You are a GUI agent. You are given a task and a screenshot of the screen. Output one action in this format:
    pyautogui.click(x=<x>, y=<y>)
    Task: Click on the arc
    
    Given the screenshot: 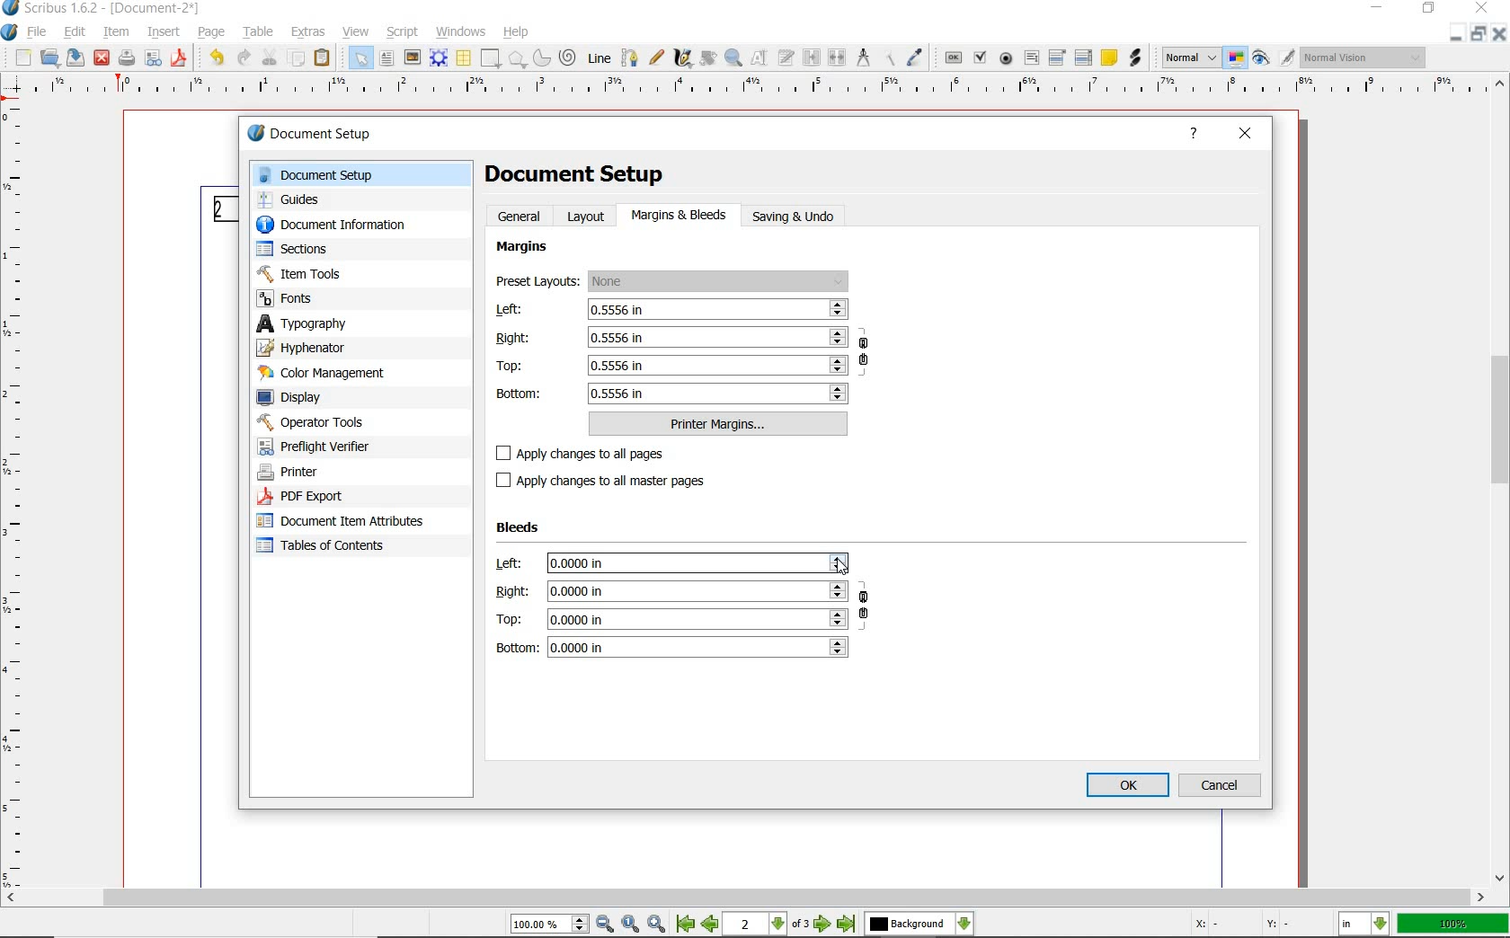 What is the action you would take?
    pyautogui.click(x=541, y=59)
    